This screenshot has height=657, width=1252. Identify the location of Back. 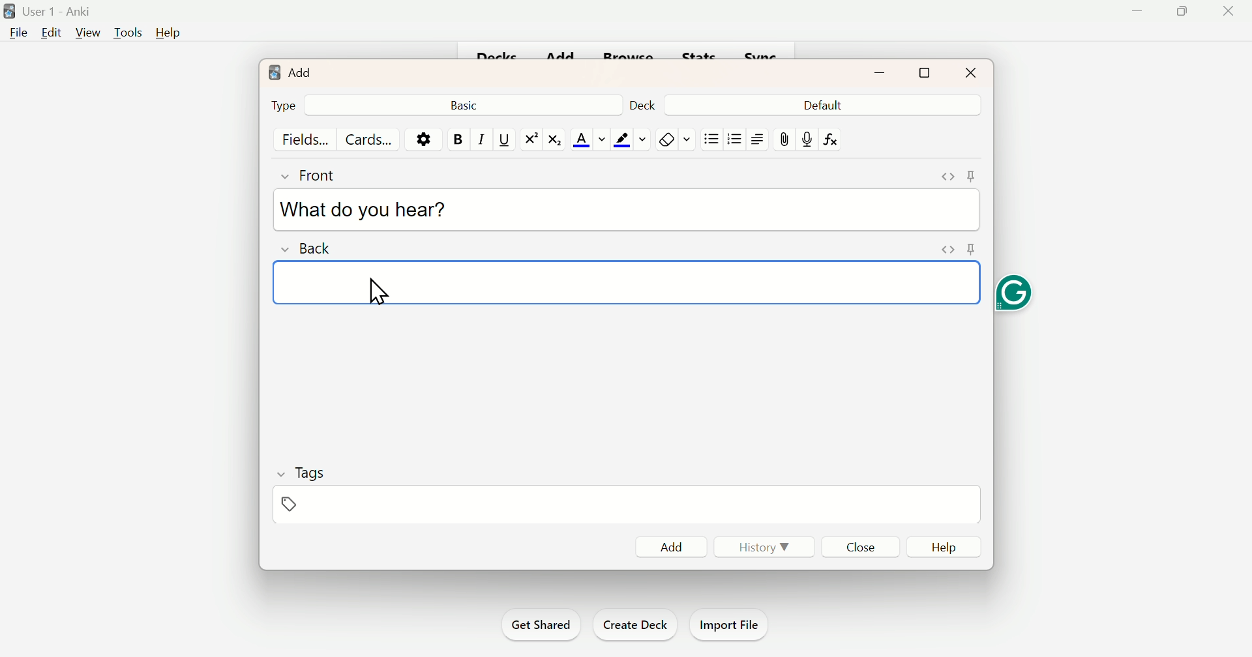
(311, 252).